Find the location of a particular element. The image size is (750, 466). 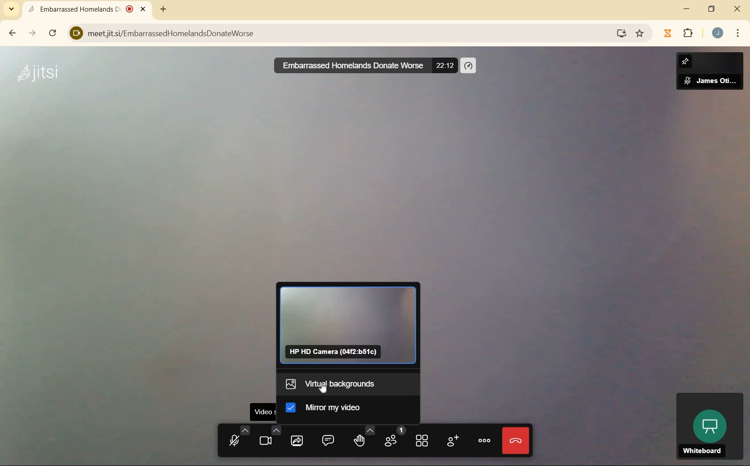

22:05 is located at coordinates (446, 65).